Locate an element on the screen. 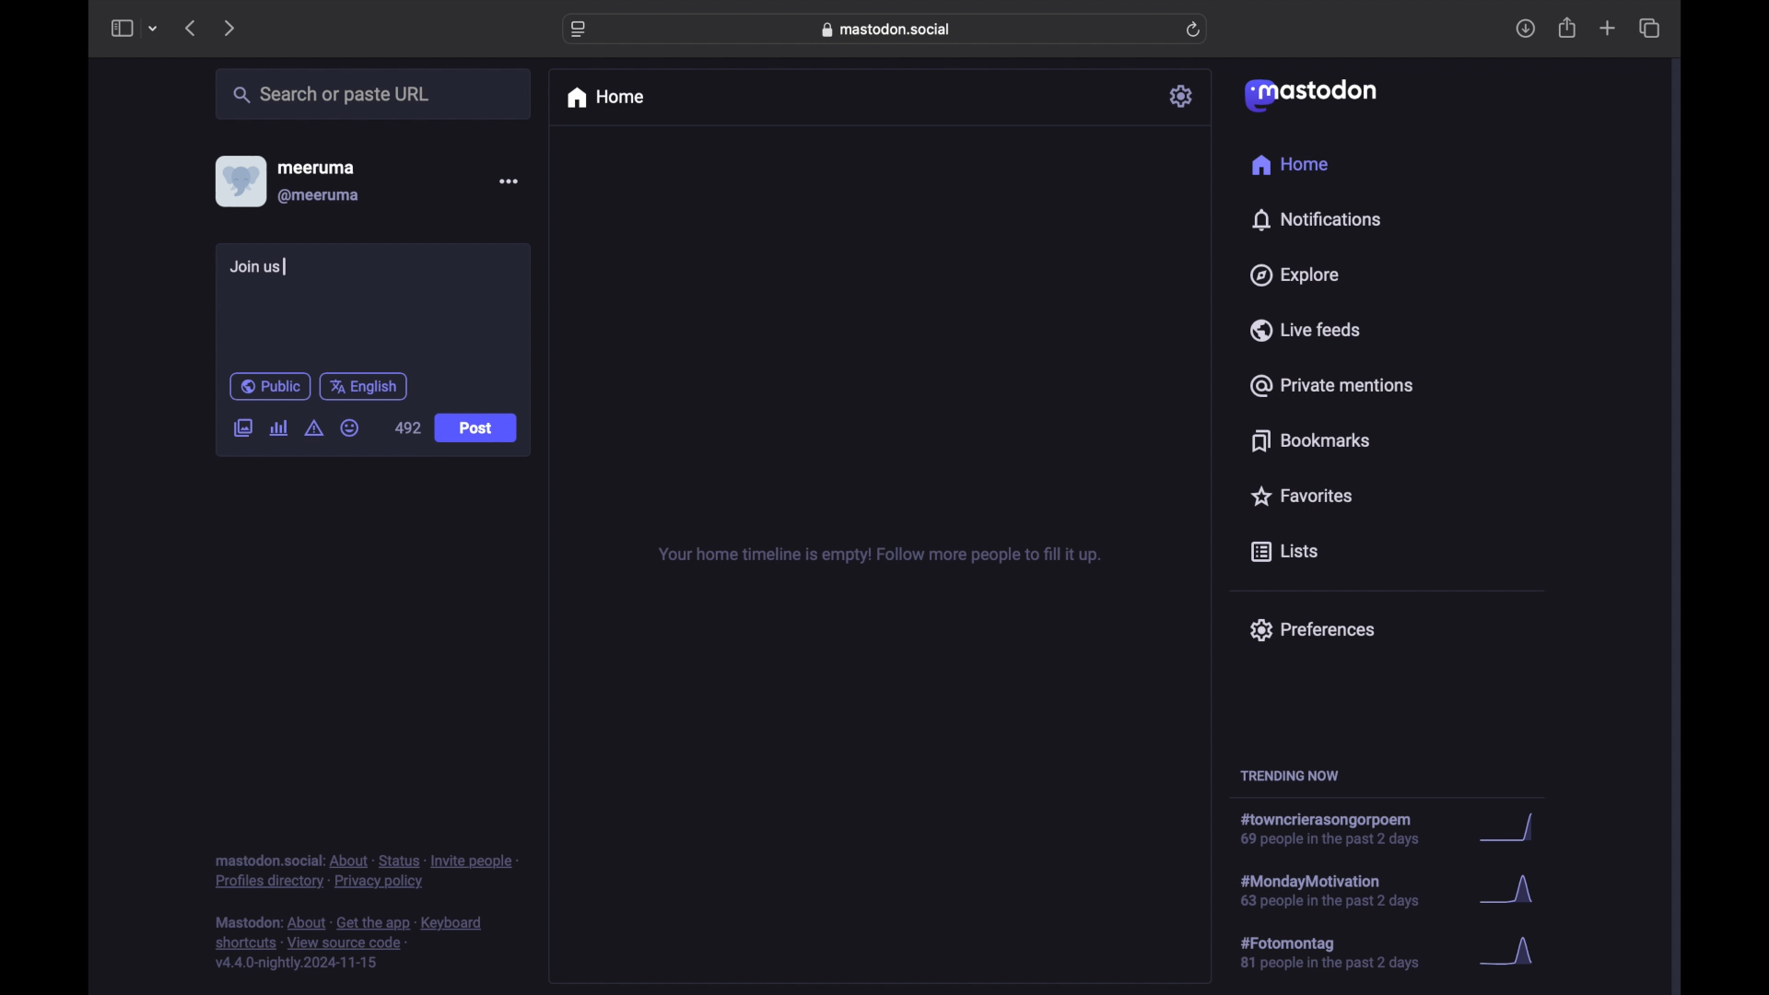 This screenshot has width=1769, height=995. emoji is located at coordinates (350, 428).